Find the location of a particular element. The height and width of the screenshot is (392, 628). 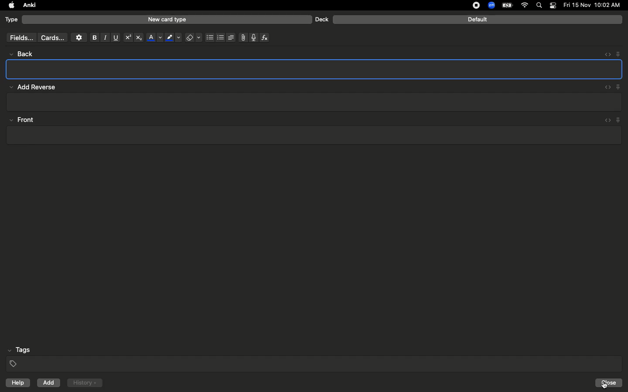

Pin is located at coordinates (619, 87).